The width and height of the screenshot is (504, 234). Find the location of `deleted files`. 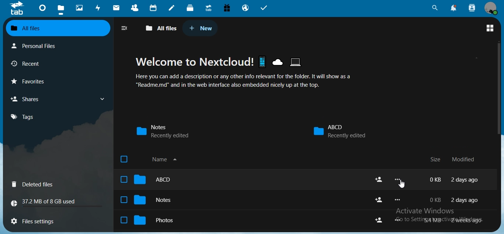

deleted files is located at coordinates (35, 184).